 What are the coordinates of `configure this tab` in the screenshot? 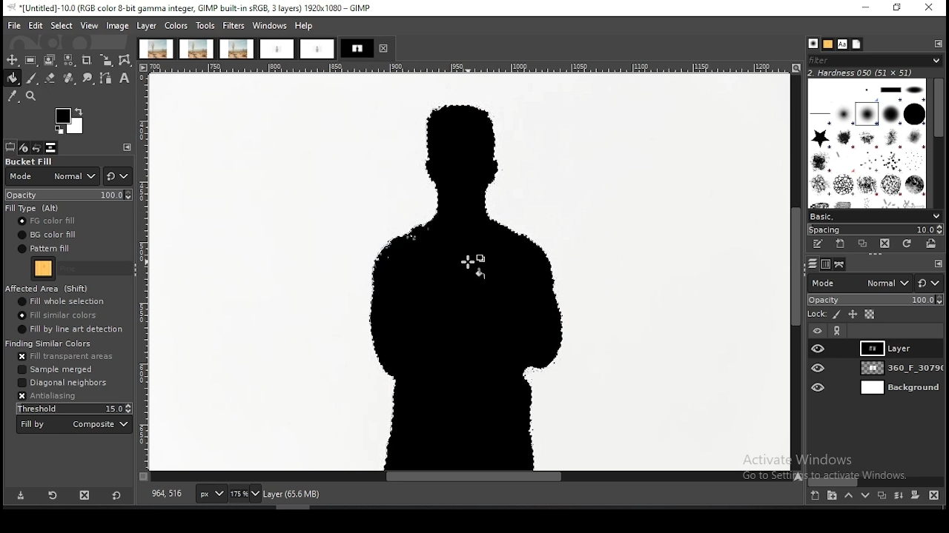 It's located at (937, 264).